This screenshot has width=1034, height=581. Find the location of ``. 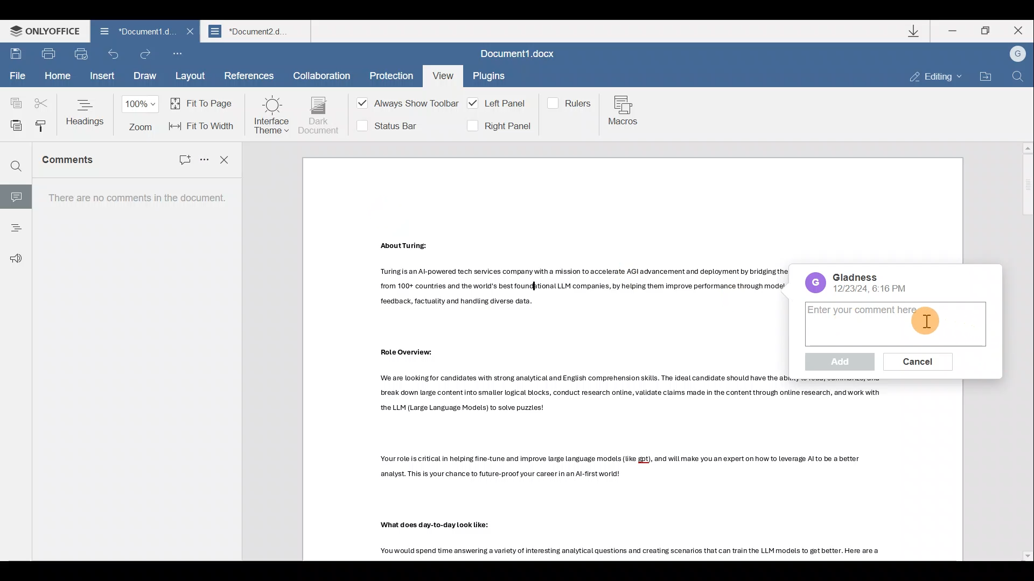

 is located at coordinates (630, 394).